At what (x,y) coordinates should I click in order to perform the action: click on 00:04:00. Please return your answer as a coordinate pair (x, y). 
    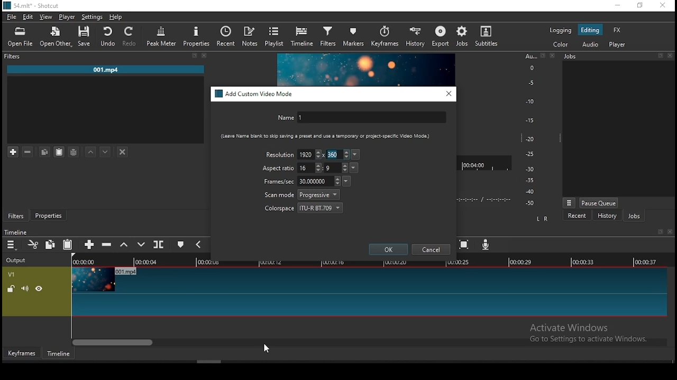
    Looking at the image, I should click on (475, 163).